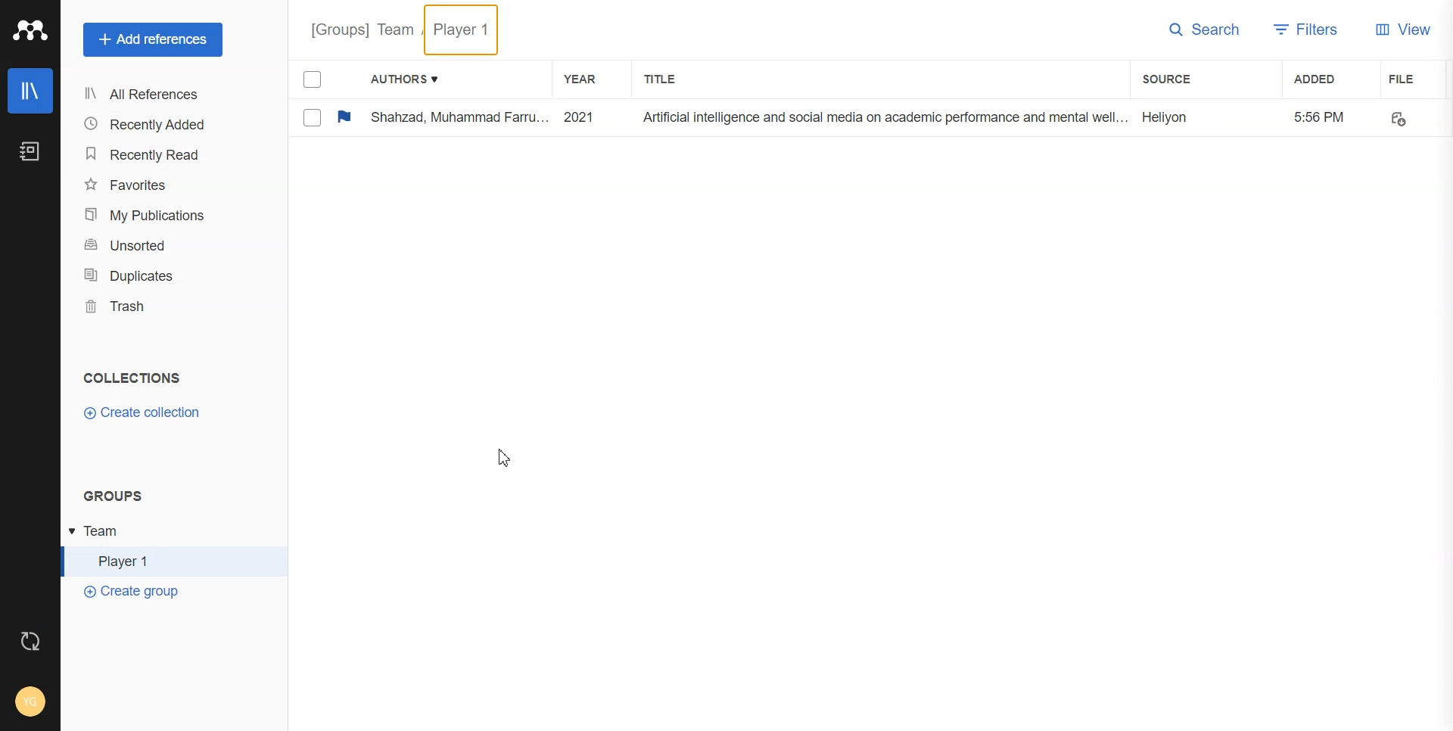 This screenshot has width=1453, height=731. What do you see at coordinates (153, 185) in the screenshot?
I see `Favorites` at bounding box center [153, 185].